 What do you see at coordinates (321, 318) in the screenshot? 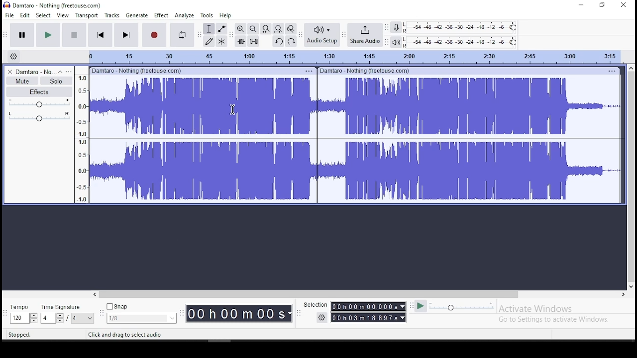
I see `settings` at bounding box center [321, 318].